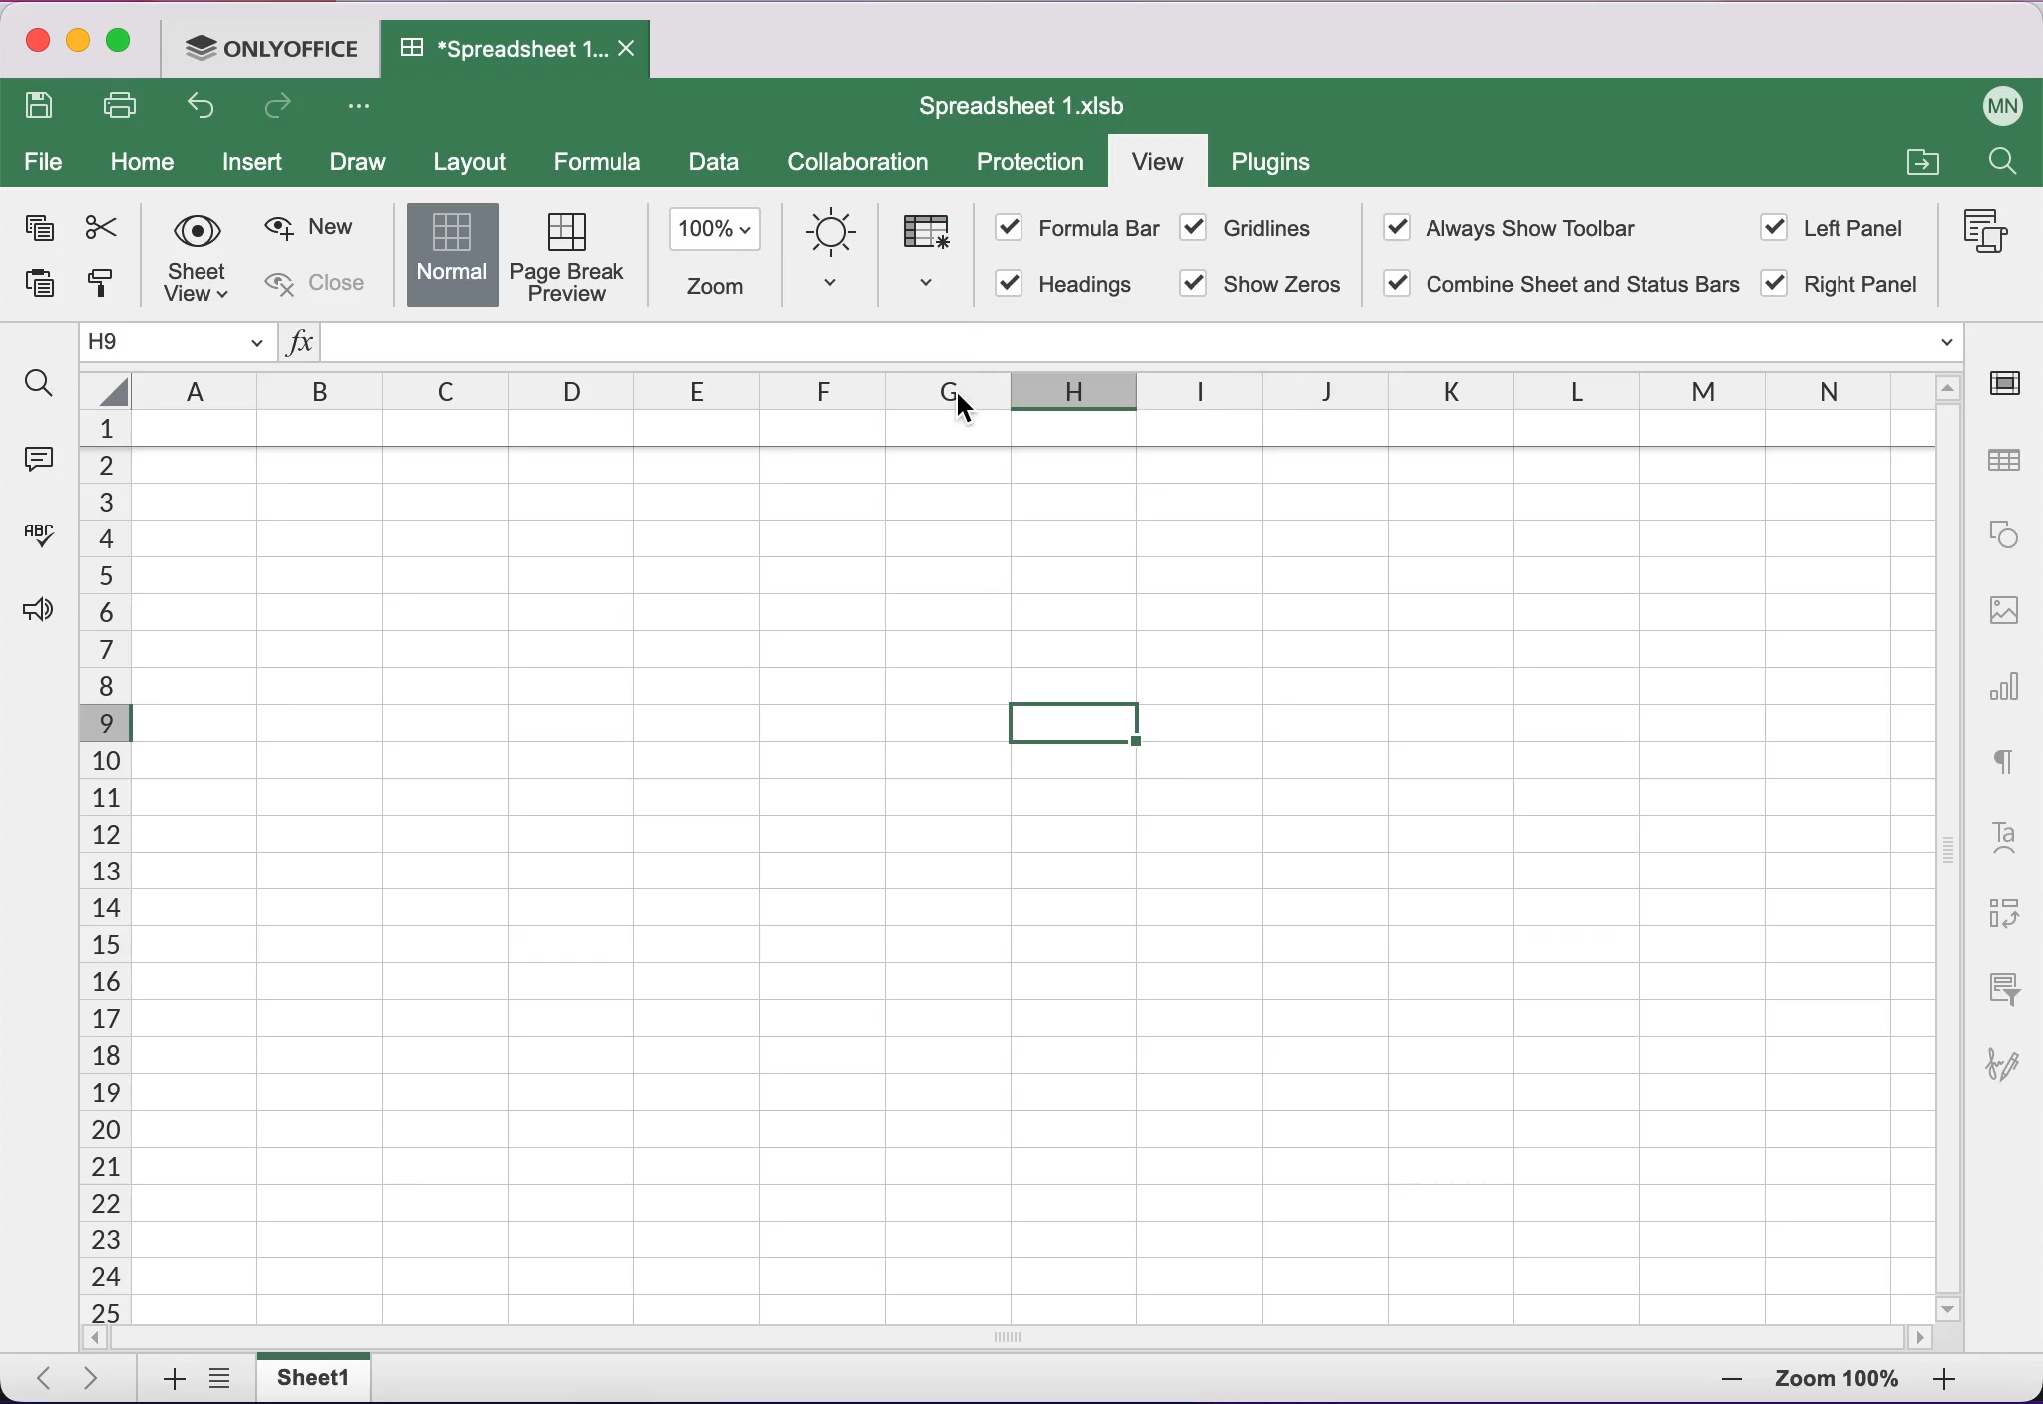 This screenshot has height=1404, width=2043. What do you see at coordinates (1282, 166) in the screenshot?
I see `plugins` at bounding box center [1282, 166].